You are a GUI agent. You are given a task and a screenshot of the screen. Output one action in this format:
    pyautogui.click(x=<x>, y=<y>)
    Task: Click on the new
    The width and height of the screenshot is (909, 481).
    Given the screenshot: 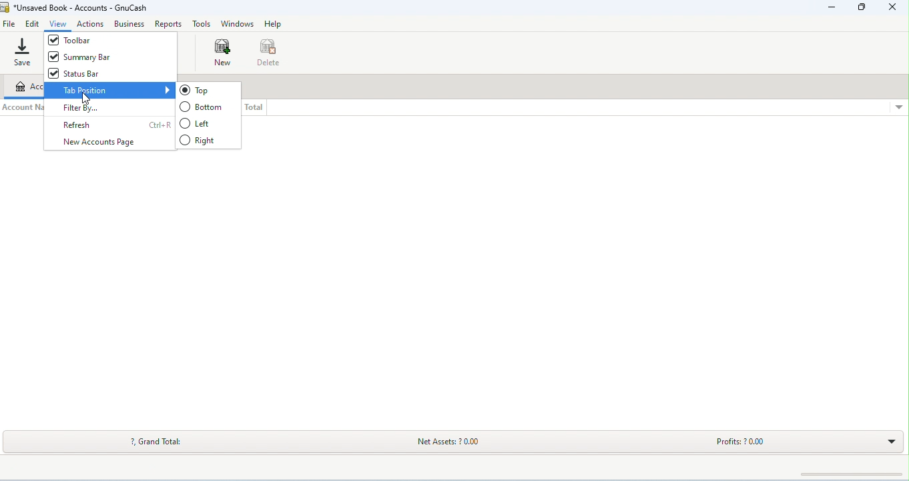 What is the action you would take?
    pyautogui.click(x=226, y=53)
    